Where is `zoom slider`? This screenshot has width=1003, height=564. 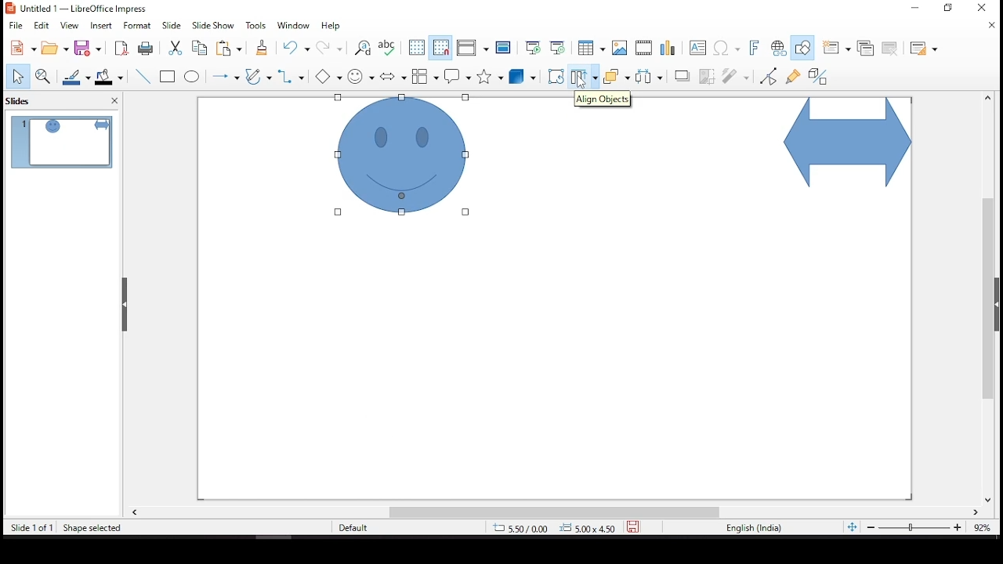
zoom slider is located at coordinates (913, 529).